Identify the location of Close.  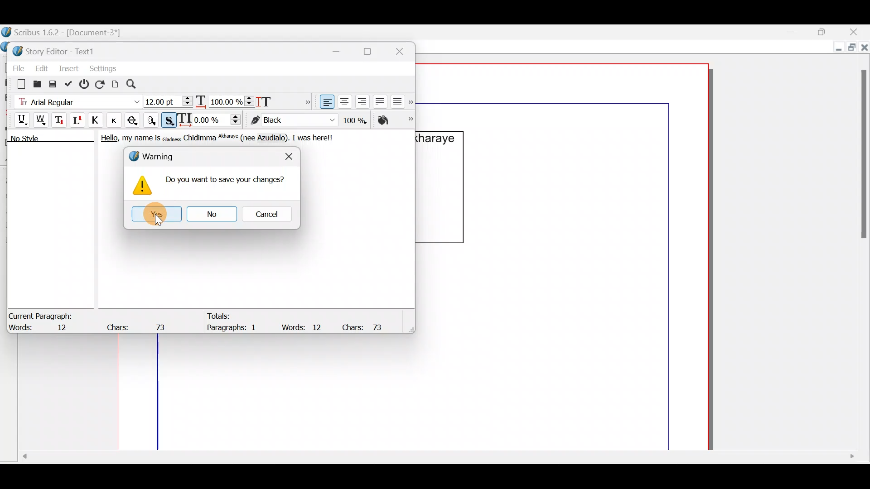
(865, 49).